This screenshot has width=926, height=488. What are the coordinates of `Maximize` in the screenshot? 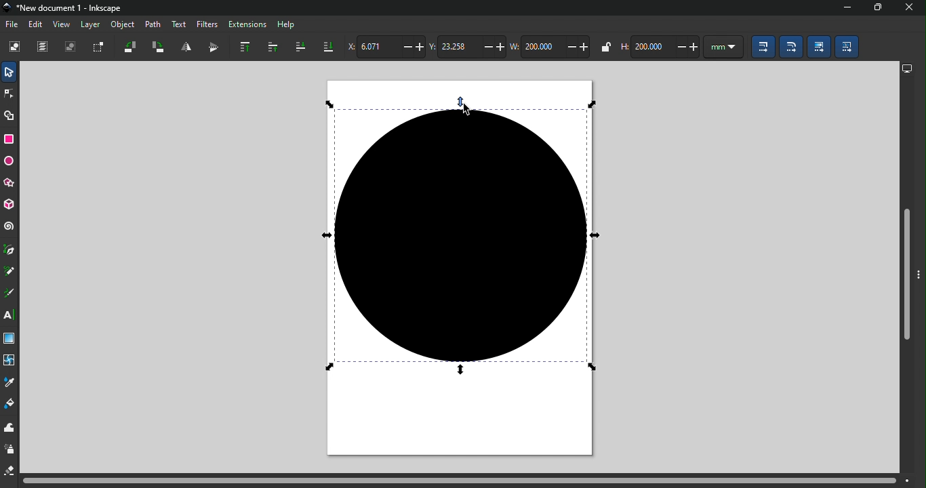 It's located at (876, 8).